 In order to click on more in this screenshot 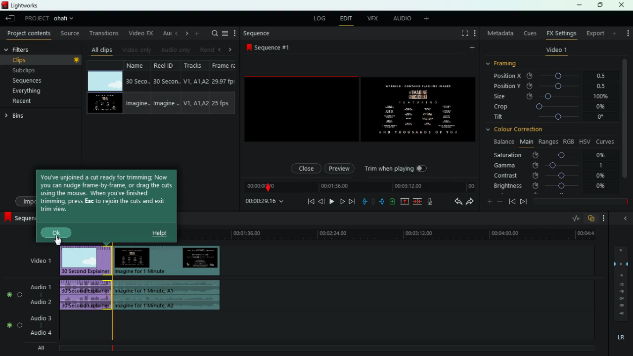, I will do `click(627, 31)`.